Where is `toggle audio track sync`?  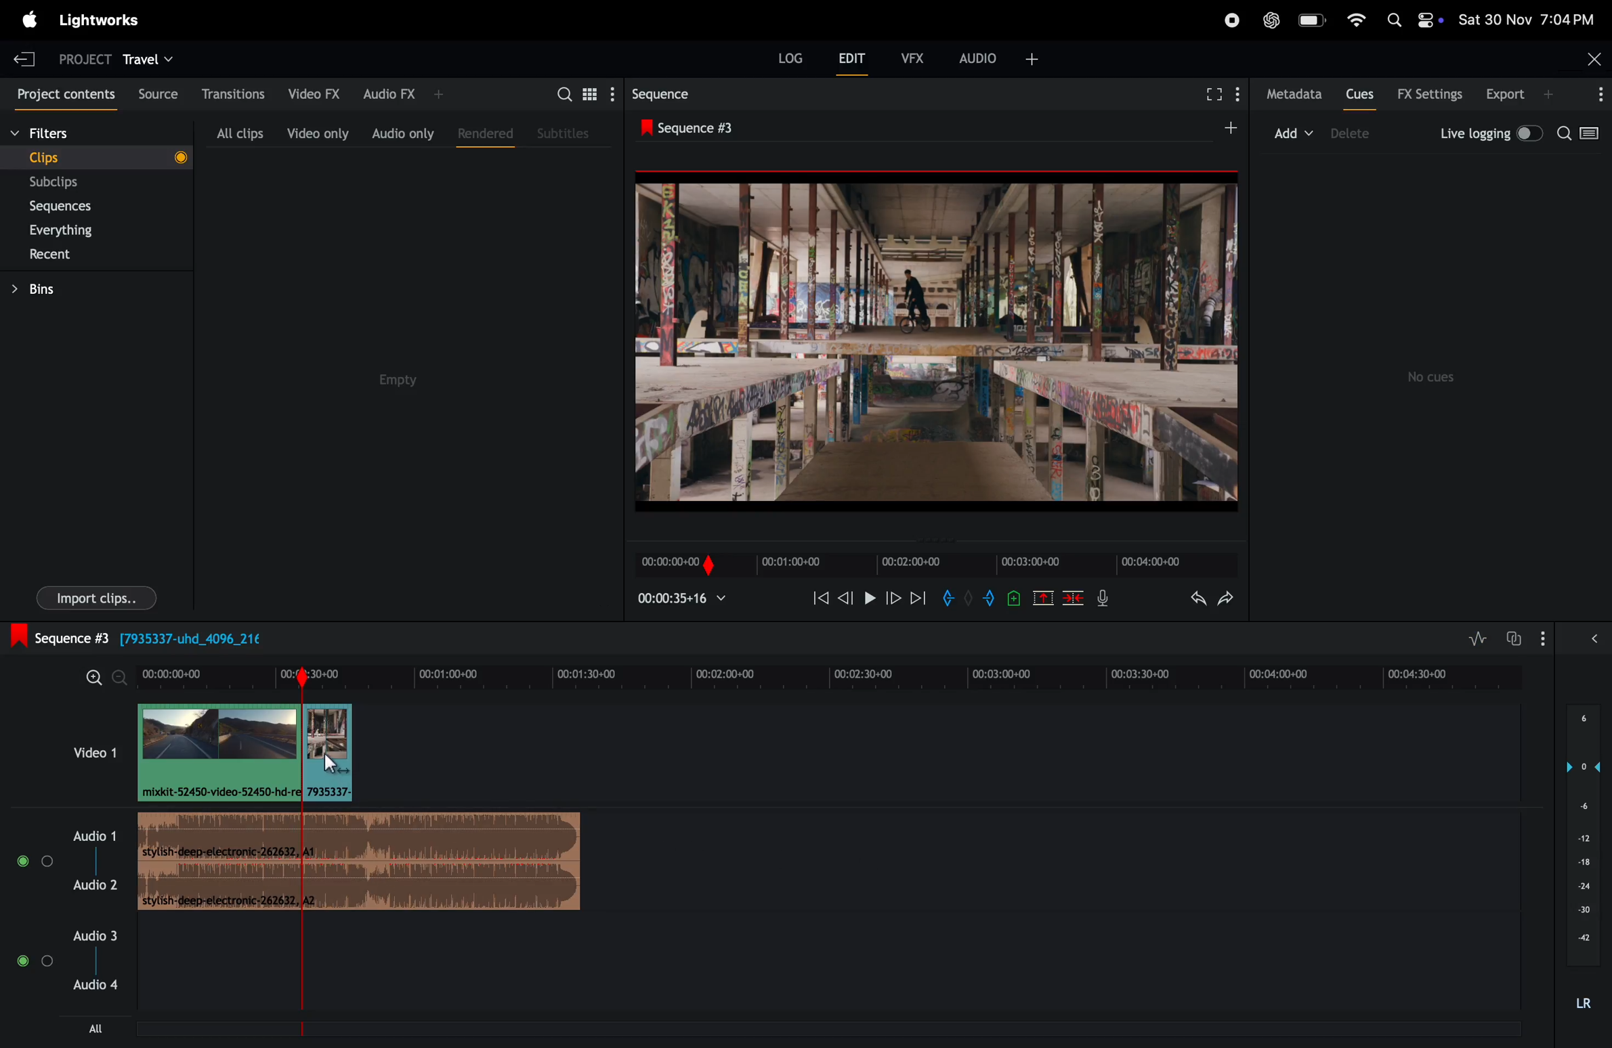
toggle audio track sync is located at coordinates (1510, 638).